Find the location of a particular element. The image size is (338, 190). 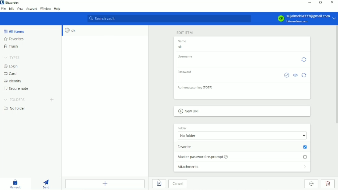

Check if password has been exposed is located at coordinates (287, 76).